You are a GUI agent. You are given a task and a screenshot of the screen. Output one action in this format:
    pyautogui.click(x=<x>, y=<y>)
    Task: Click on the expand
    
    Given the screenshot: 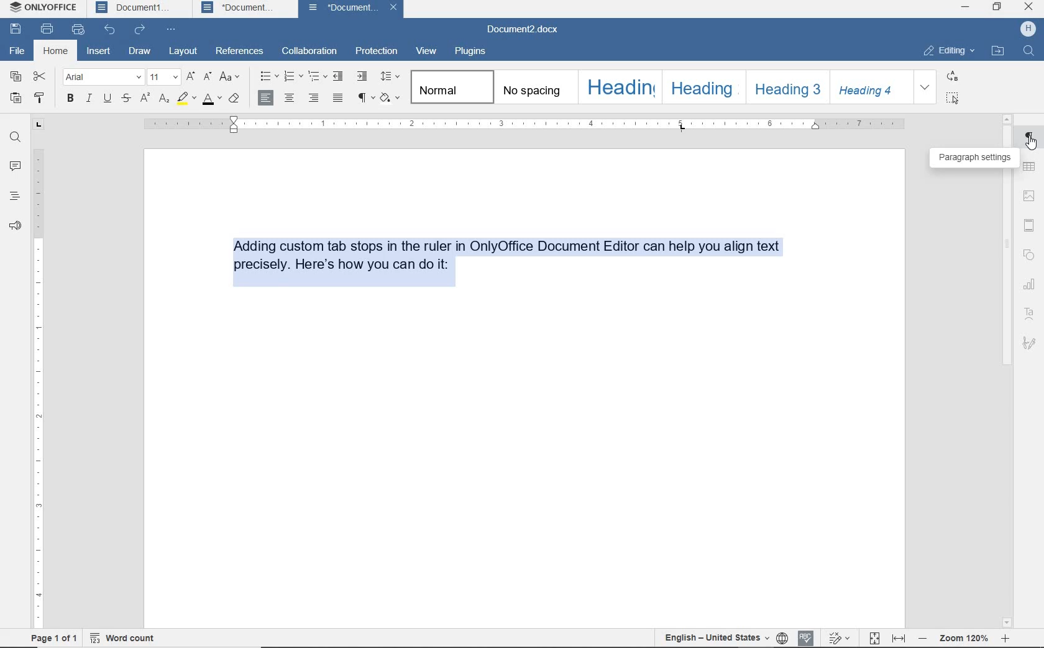 What is the action you would take?
    pyautogui.click(x=925, y=87)
    